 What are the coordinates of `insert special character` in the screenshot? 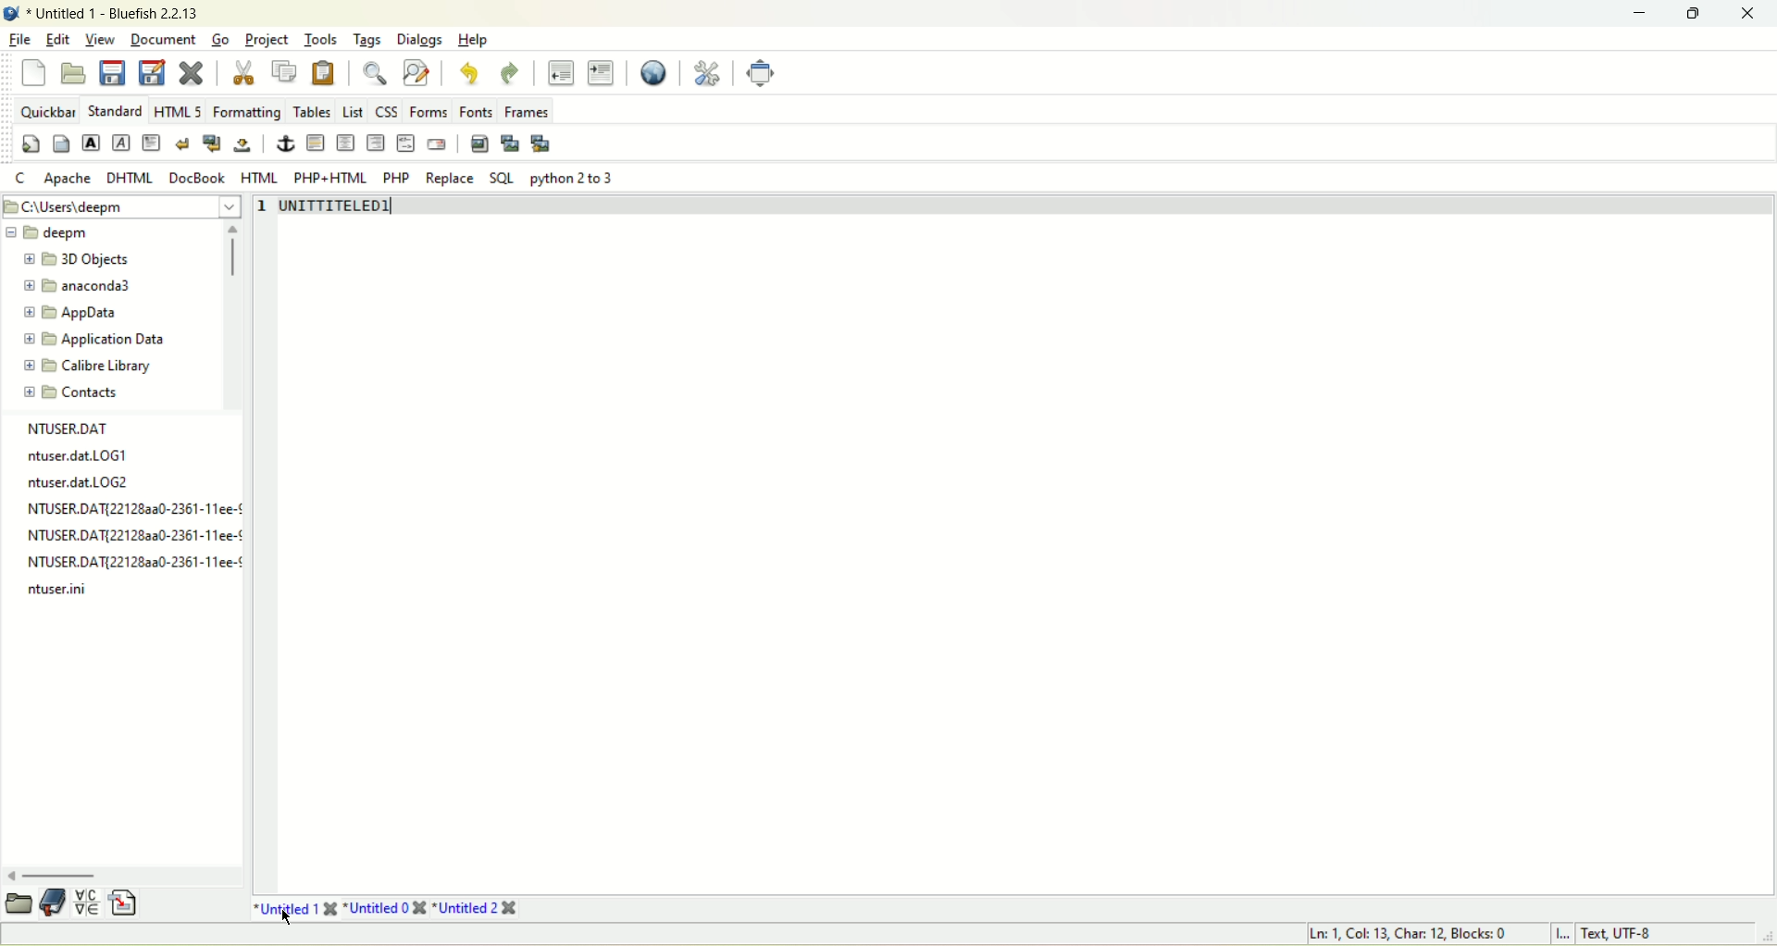 It's located at (85, 903).